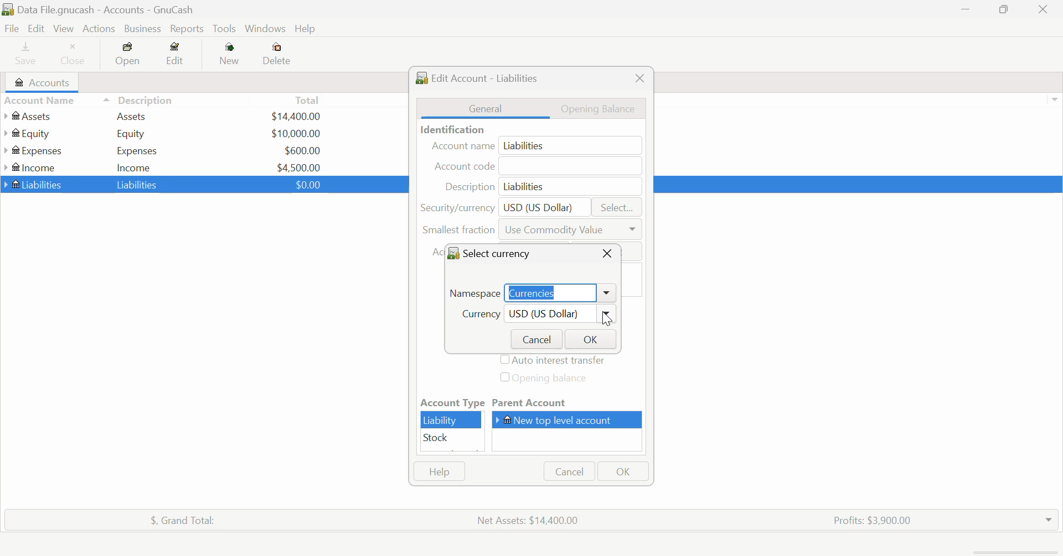 Image resolution: width=1063 pixels, height=556 pixels. What do you see at coordinates (308, 99) in the screenshot?
I see `Total` at bounding box center [308, 99].